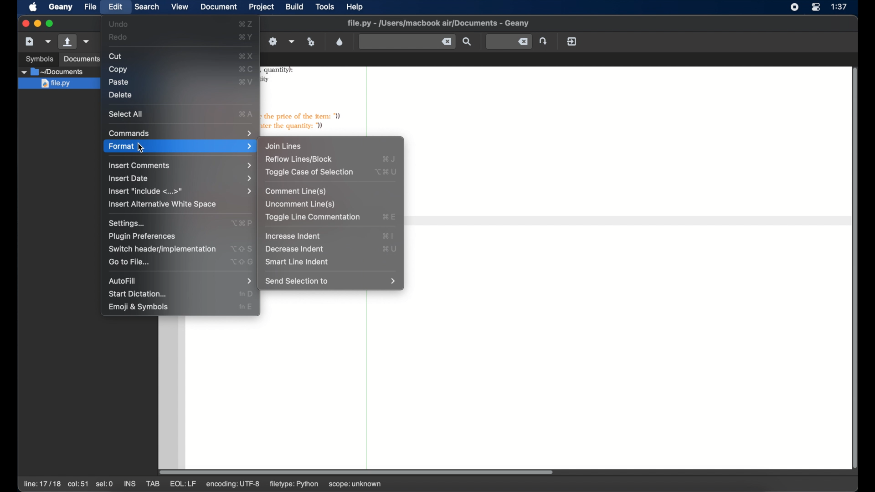 This screenshot has width=875, height=492. I want to click on delete, so click(121, 95).